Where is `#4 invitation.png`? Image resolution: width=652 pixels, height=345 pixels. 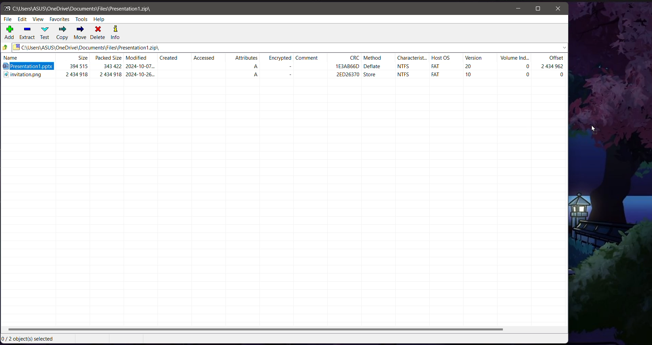
#4 invitation.png is located at coordinates (24, 77).